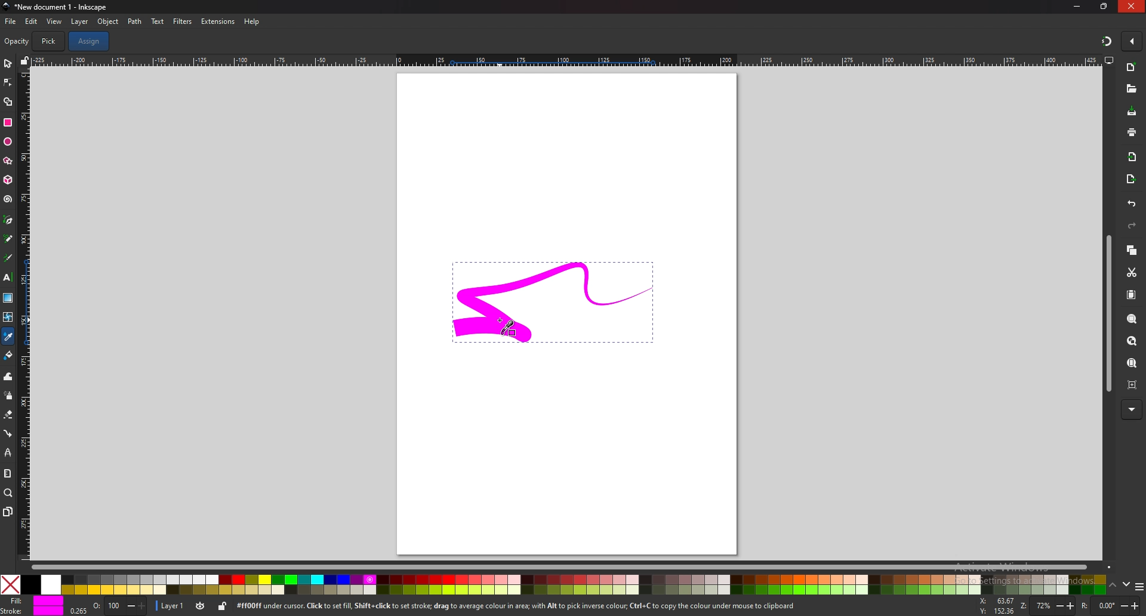 This screenshot has height=616, width=1146. Describe the element at coordinates (996, 605) in the screenshot. I see `x and y coordinates` at that location.